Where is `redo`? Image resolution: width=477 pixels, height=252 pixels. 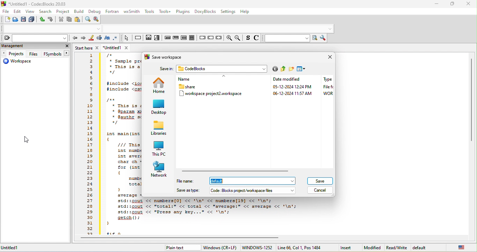 redo is located at coordinates (51, 20).